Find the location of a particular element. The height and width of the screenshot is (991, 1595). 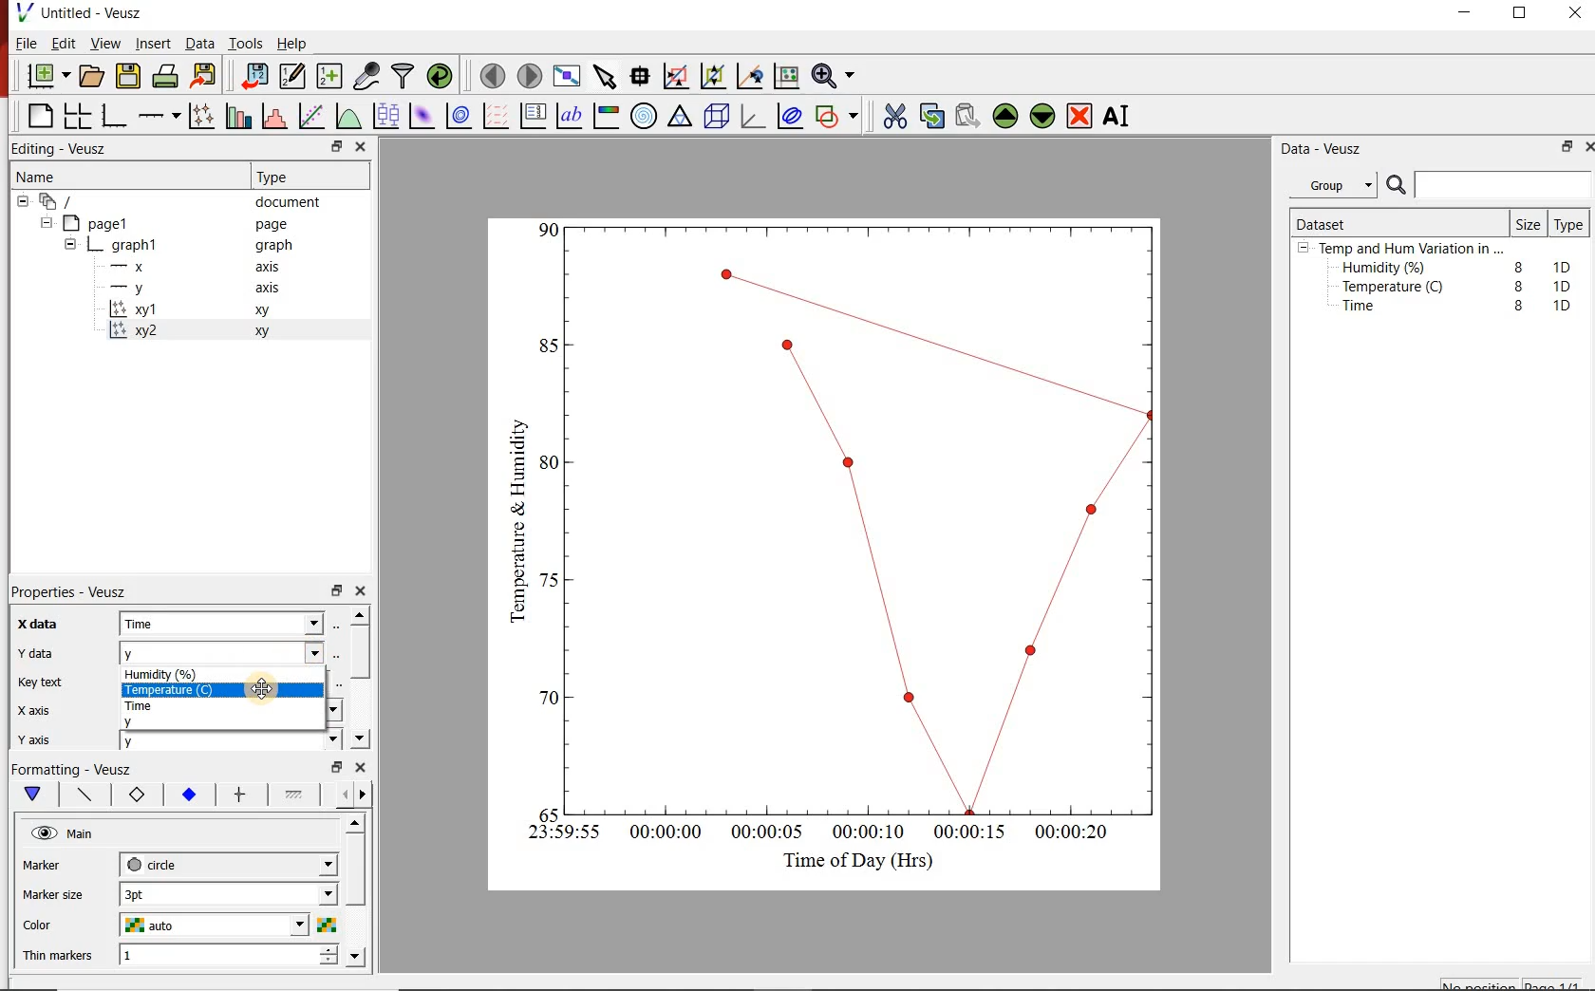

Untitled - Veusz is located at coordinates (84, 12).